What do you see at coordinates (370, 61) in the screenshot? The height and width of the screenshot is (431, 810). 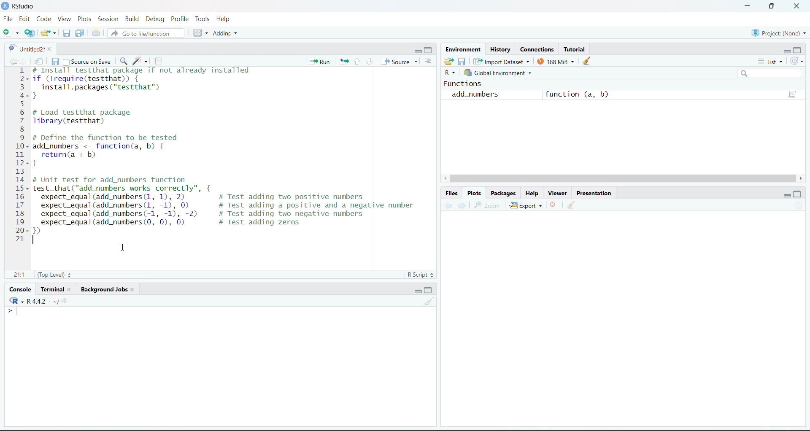 I see `go to next session of the chunk` at bounding box center [370, 61].